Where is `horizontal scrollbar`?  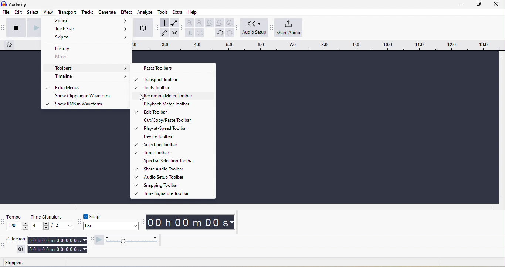
horizontal scrollbar is located at coordinates (284, 207).